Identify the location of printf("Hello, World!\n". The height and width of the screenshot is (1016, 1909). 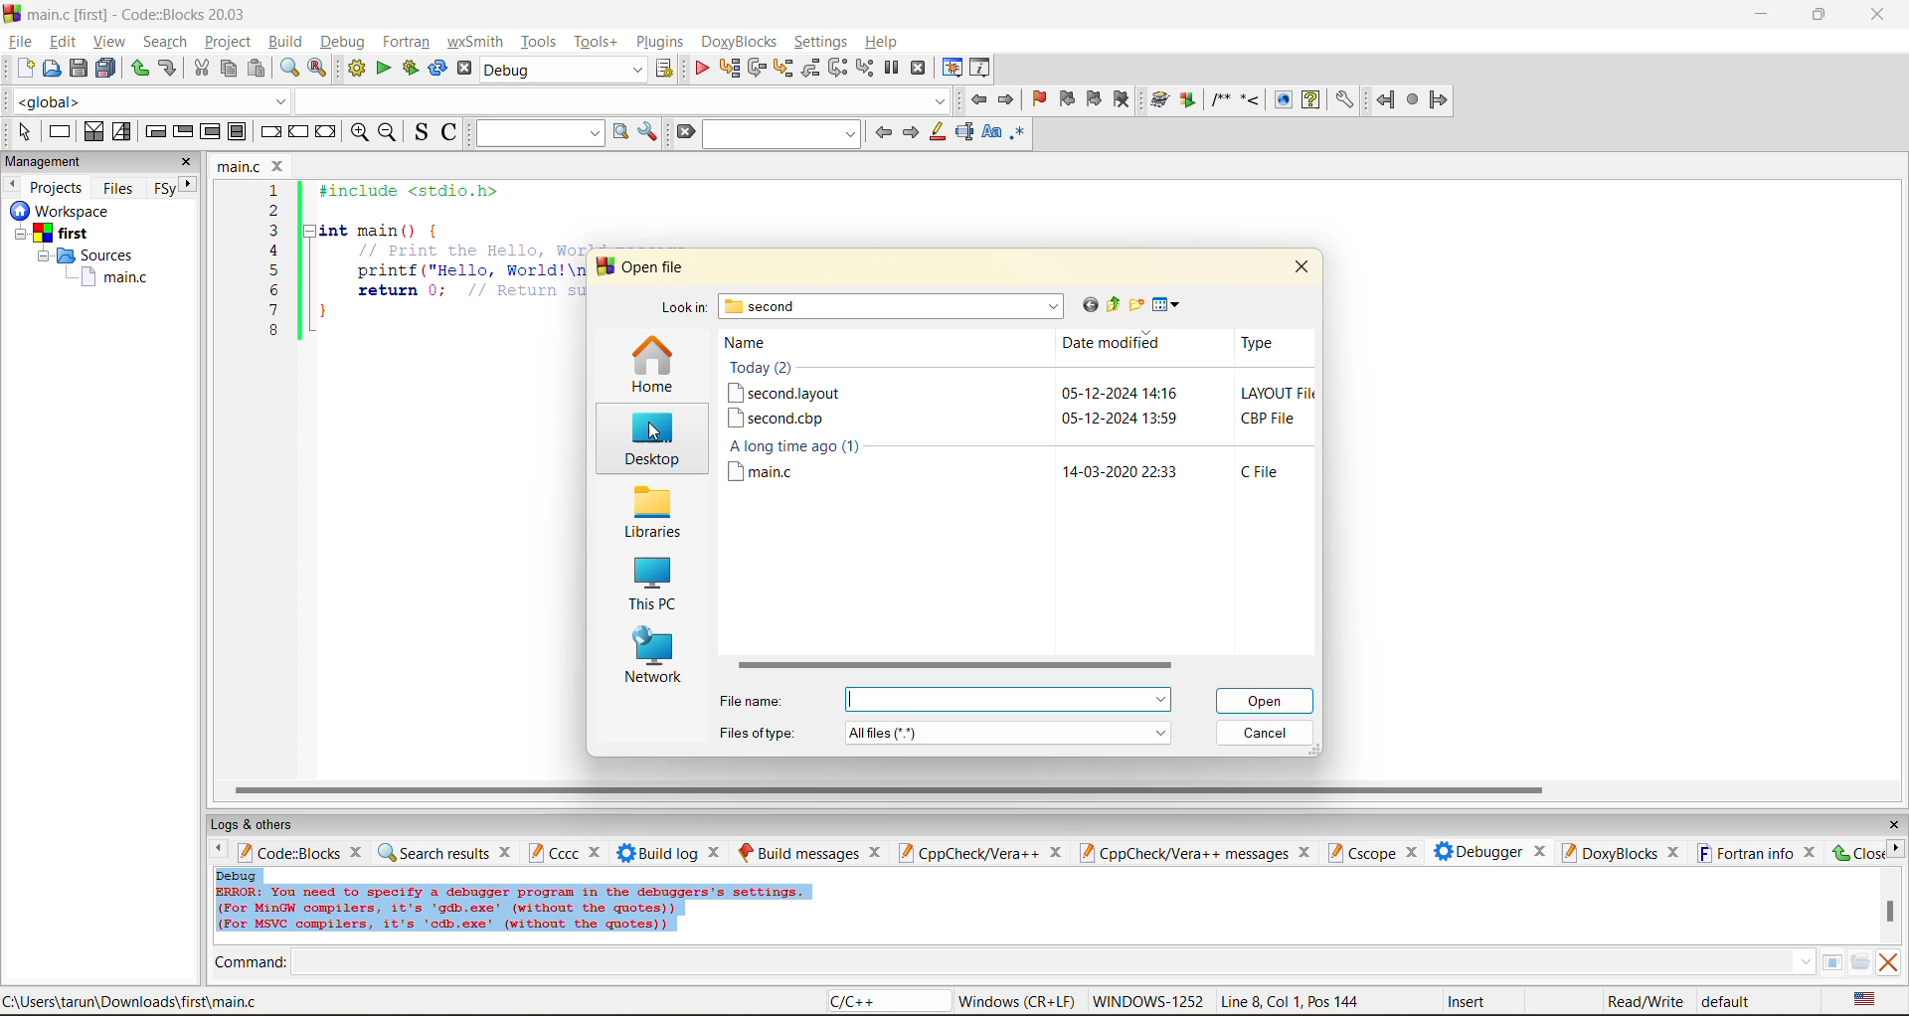
(469, 270).